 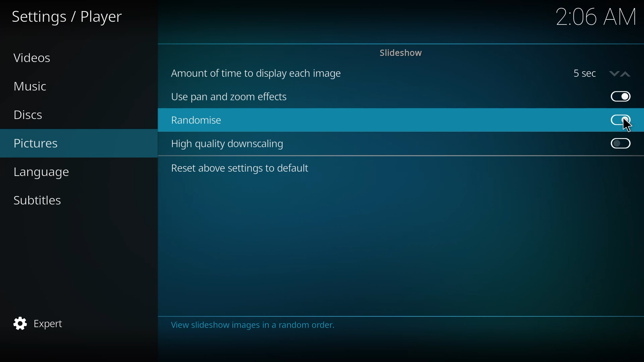 What do you see at coordinates (41, 322) in the screenshot?
I see `expert` at bounding box center [41, 322].